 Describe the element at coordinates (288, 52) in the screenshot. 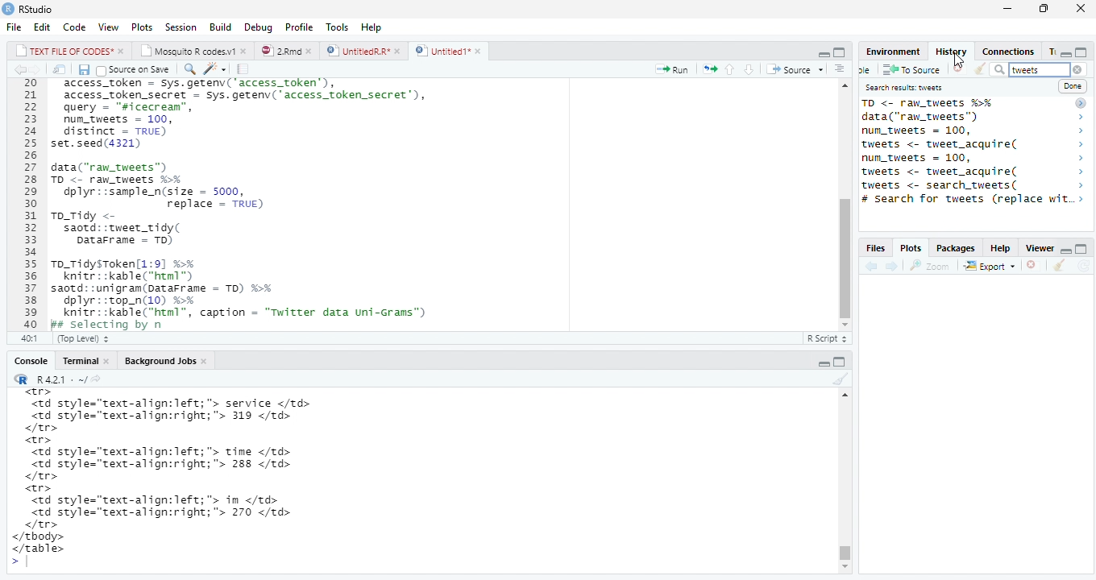

I see `© 2”md` at that location.